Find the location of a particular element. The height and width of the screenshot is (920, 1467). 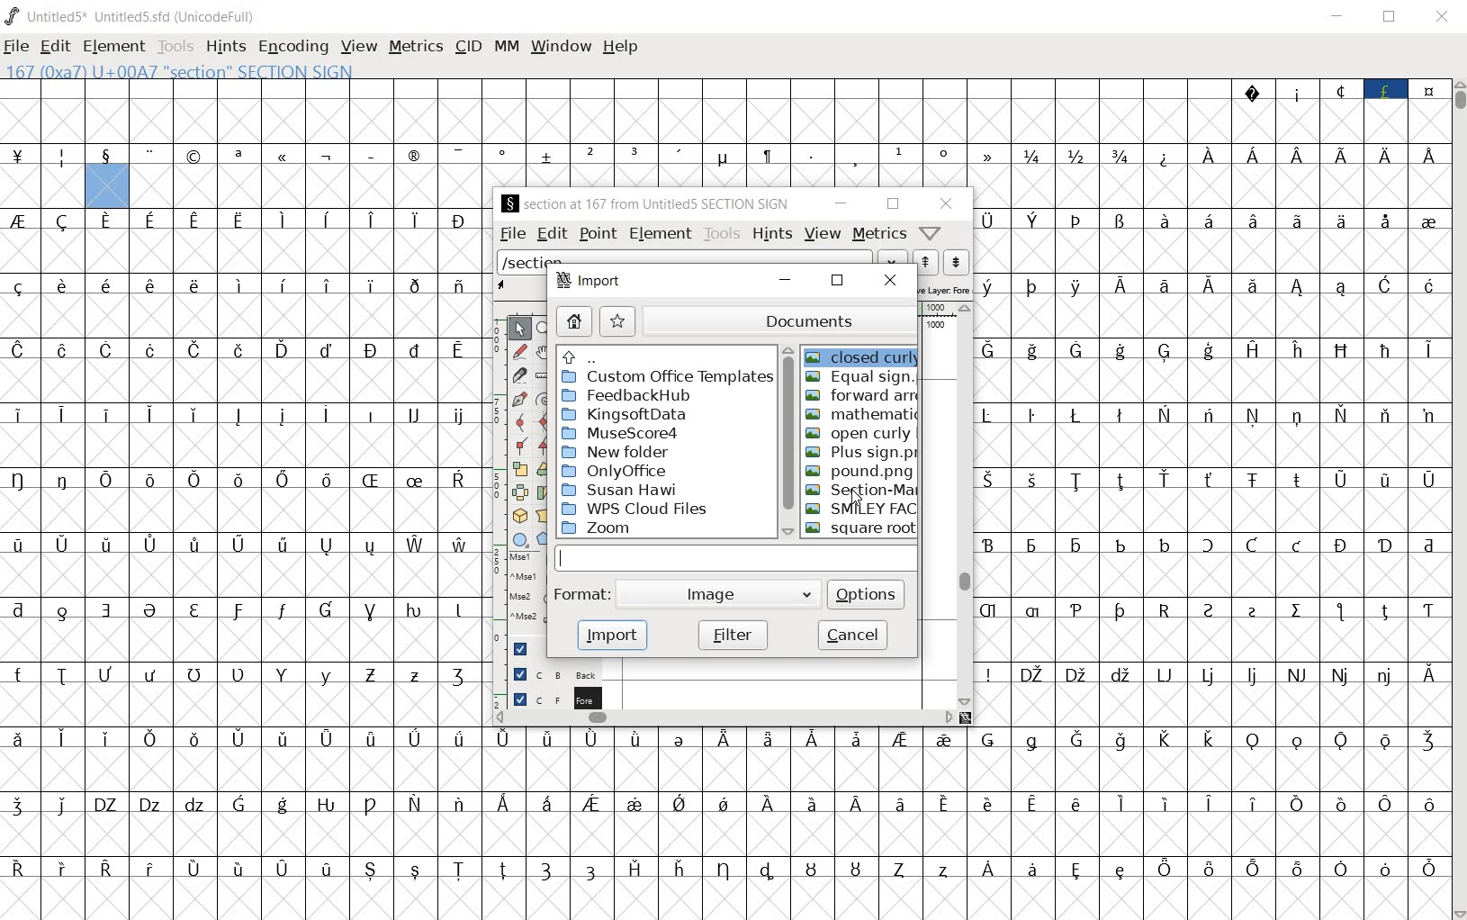

add a curve point is located at coordinates (519, 420).